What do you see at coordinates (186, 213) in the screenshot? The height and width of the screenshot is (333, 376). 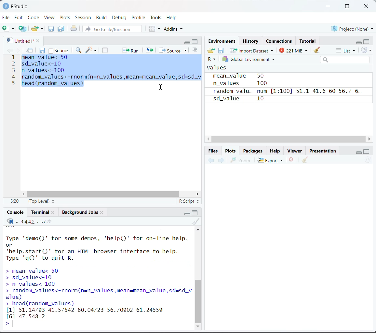 I see `minimize` at bounding box center [186, 213].